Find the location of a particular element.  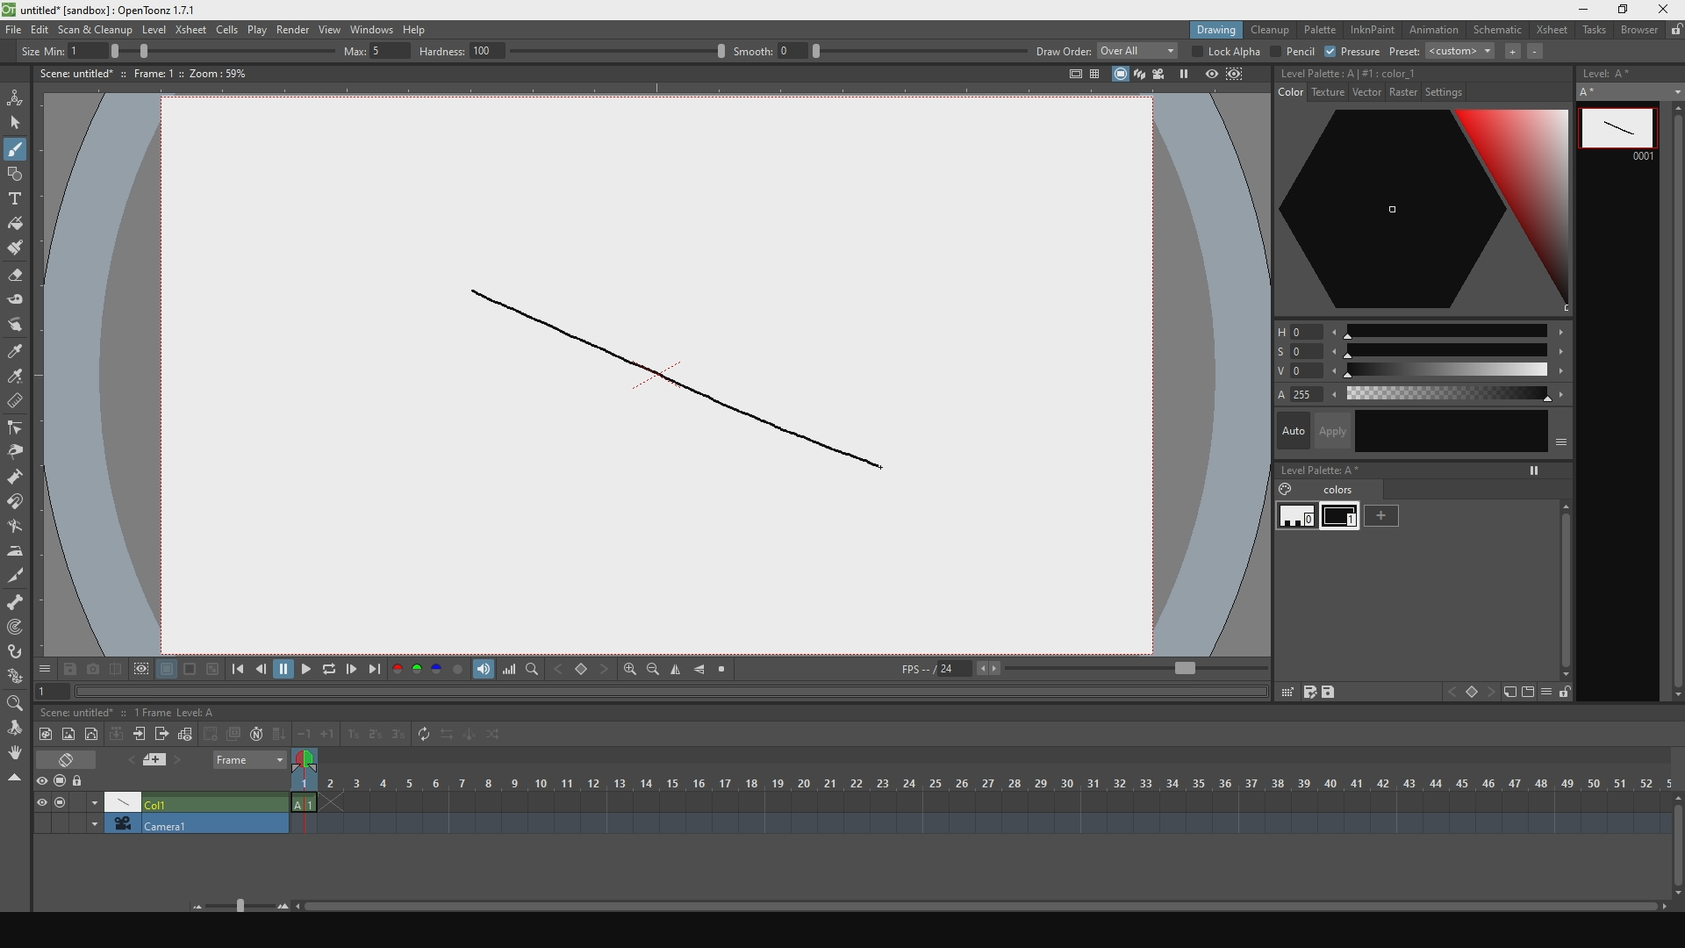

hue is located at coordinates (1416, 334).